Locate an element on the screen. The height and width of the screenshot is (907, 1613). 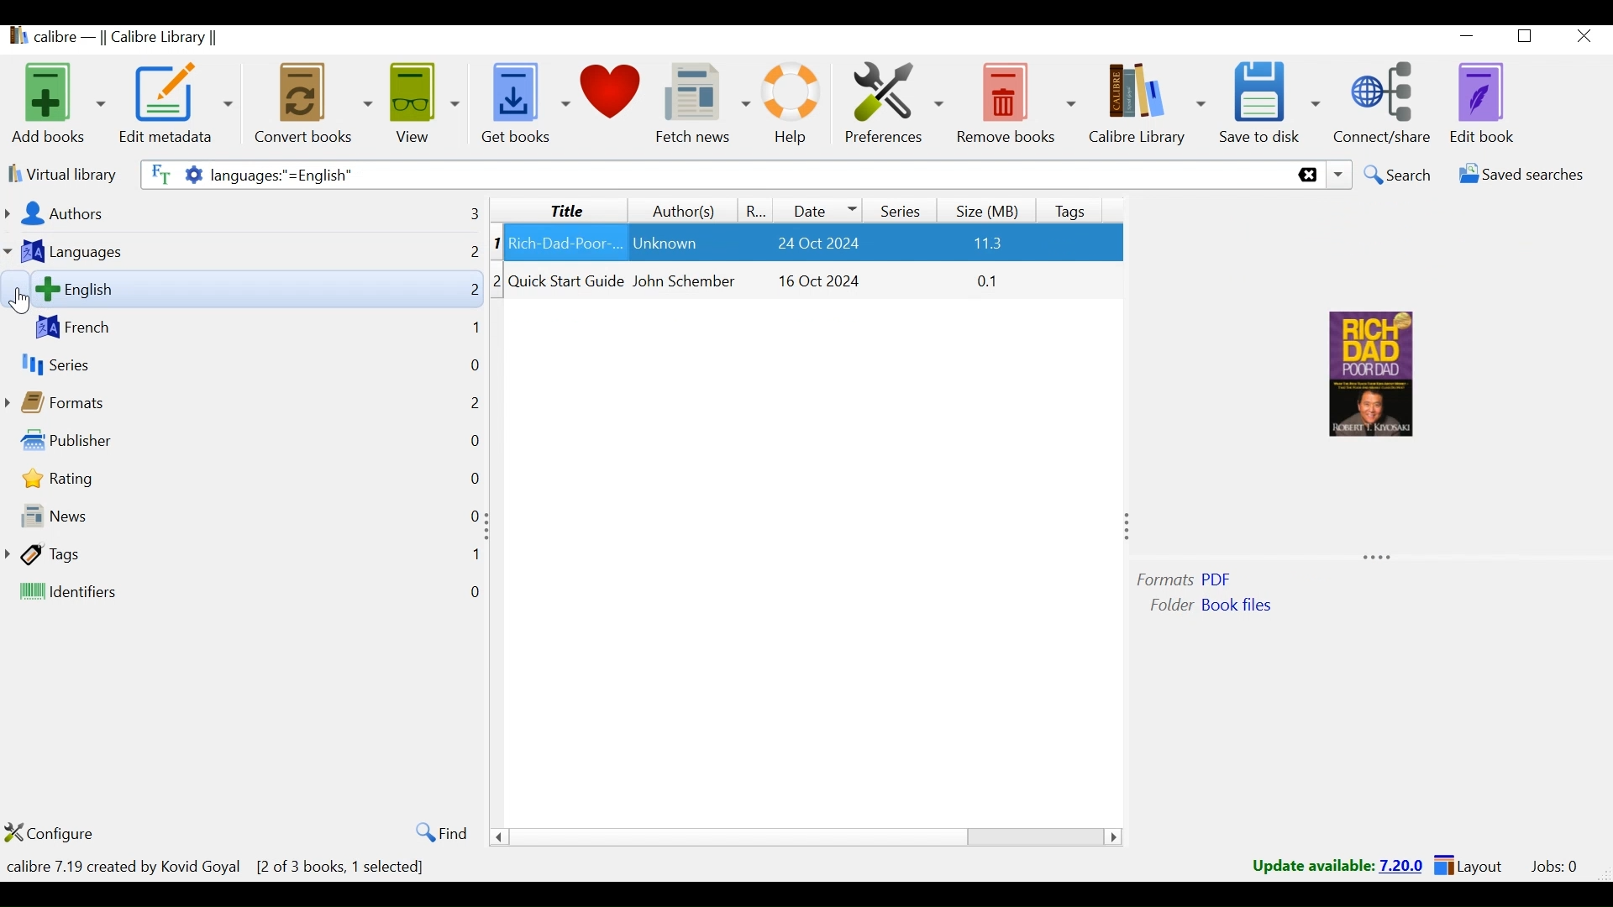
Add Books is located at coordinates (57, 102).